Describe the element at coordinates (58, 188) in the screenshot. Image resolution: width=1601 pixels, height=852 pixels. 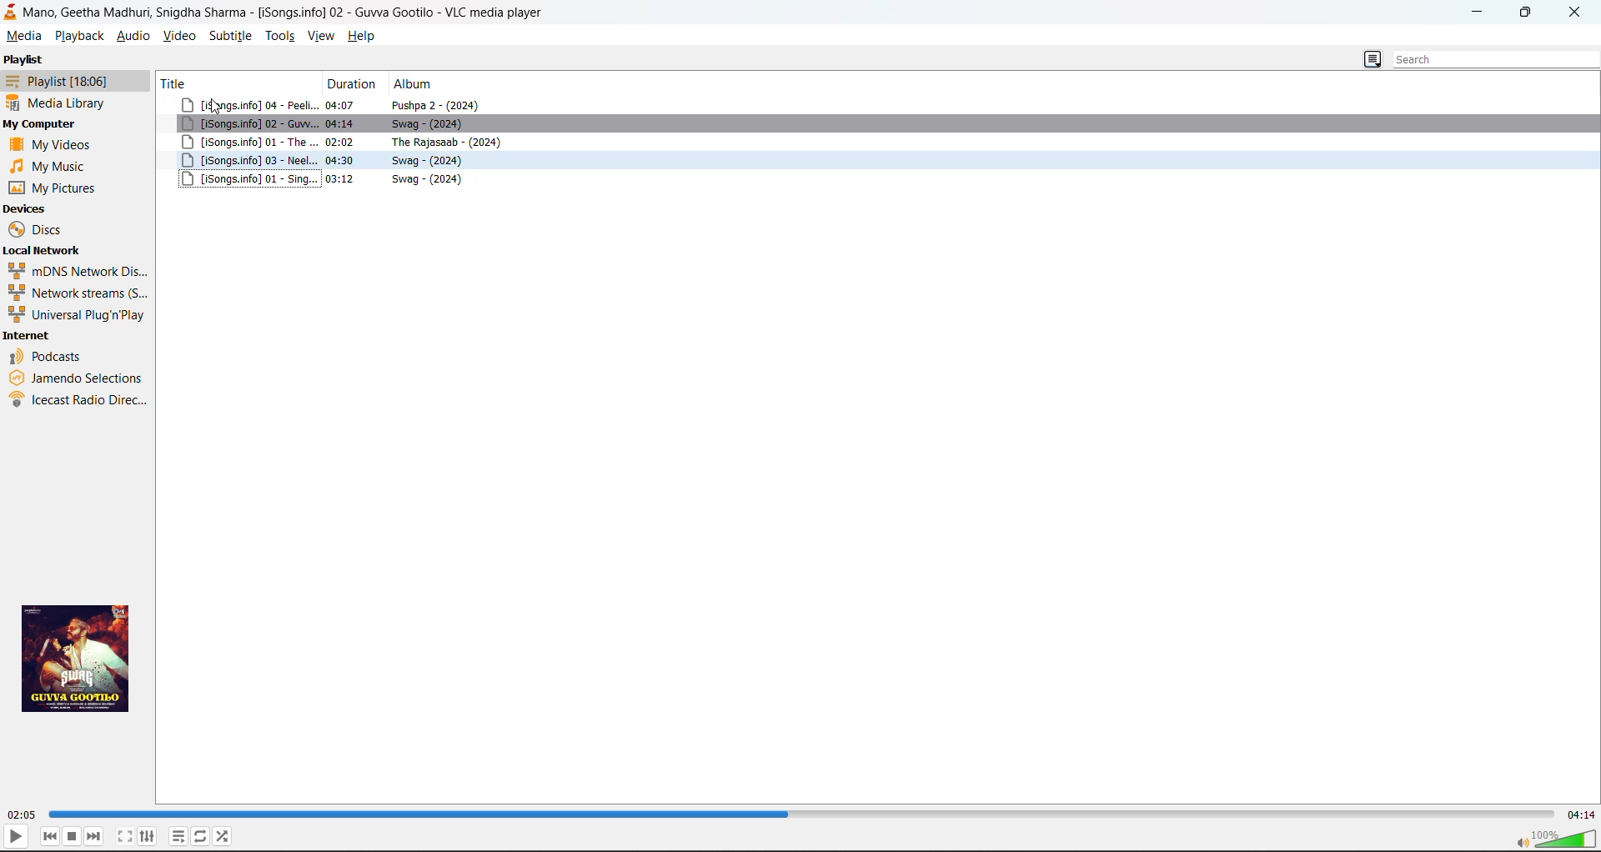
I see `pictures` at that location.